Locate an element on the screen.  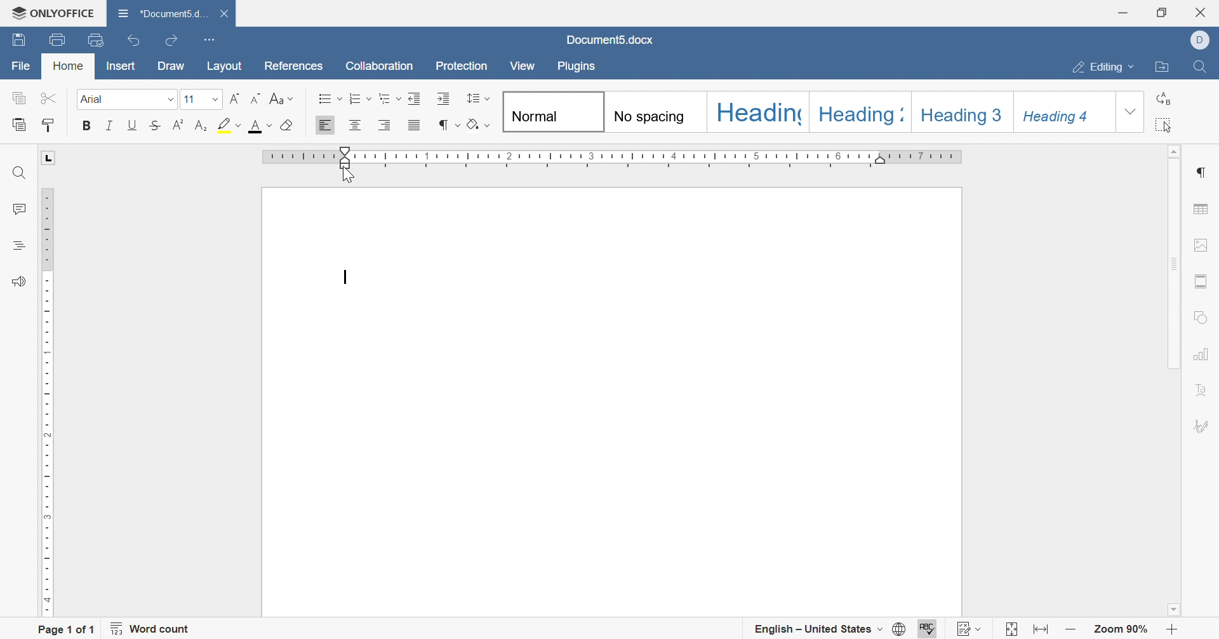
page 1 of 1 is located at coordinates (67, 629).